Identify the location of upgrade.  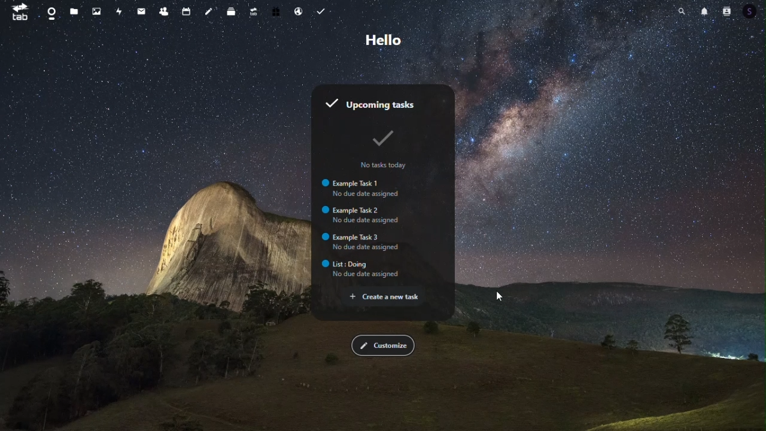
(254, 14).